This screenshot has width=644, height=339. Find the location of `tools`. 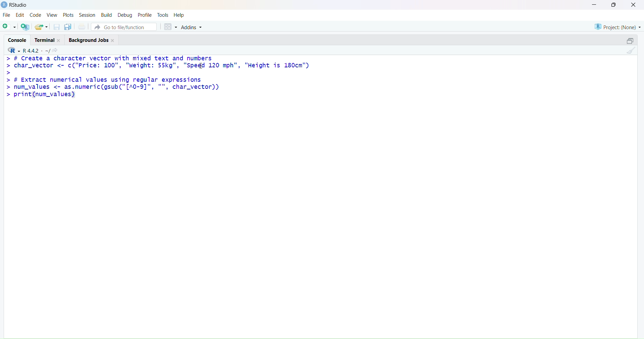

tools is located at coordinates (163, 15).